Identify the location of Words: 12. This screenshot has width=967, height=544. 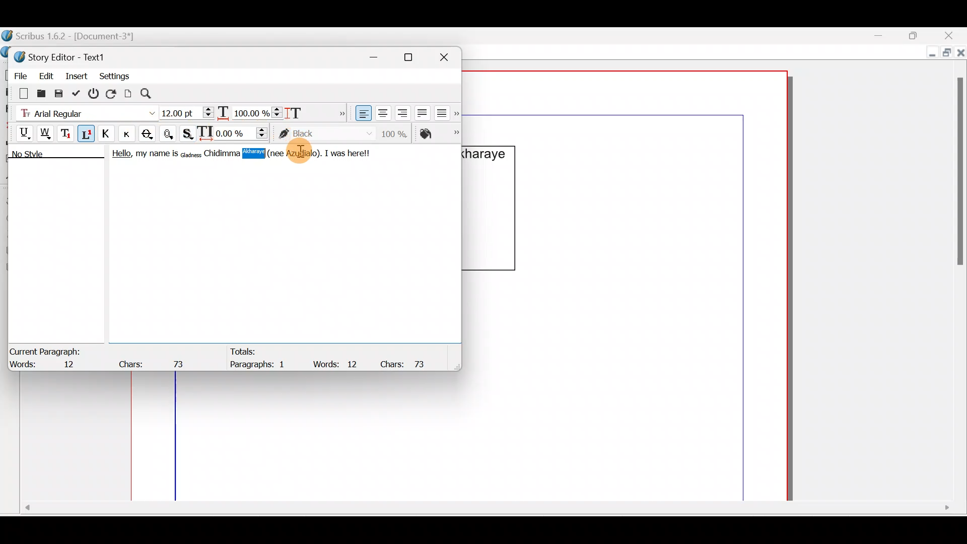
(337, 364).